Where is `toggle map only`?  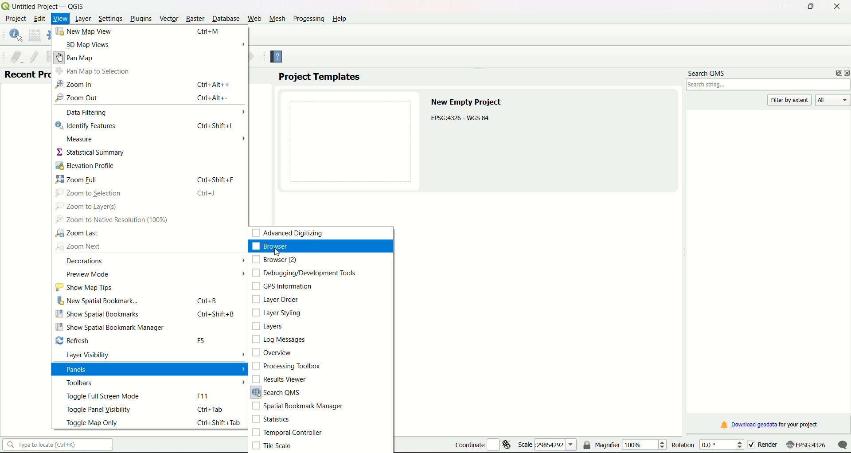
toggle map only is located at coordinates (93, 423).